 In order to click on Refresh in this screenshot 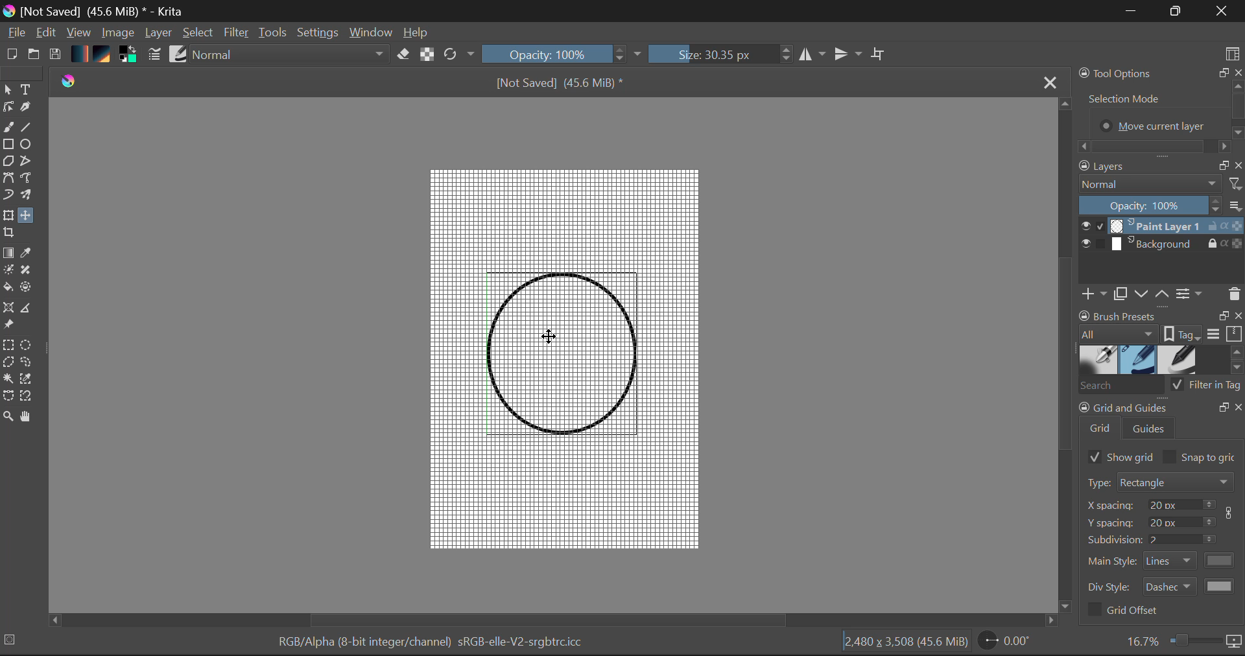, I will do `click(458, 56)`.